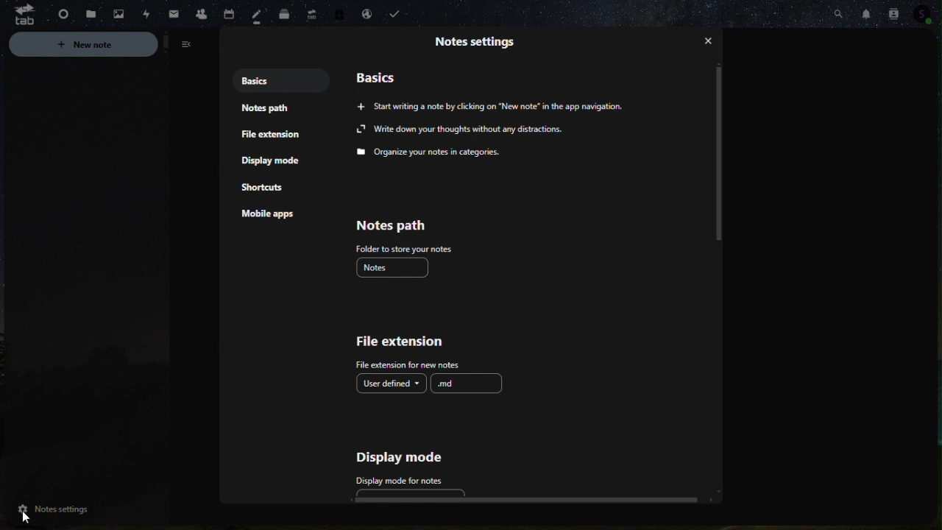 The image size is (942, 530). What do you see at coordinates (257, 15) in the screenshot?
I see `Notes` at bounding box center [257, 15].